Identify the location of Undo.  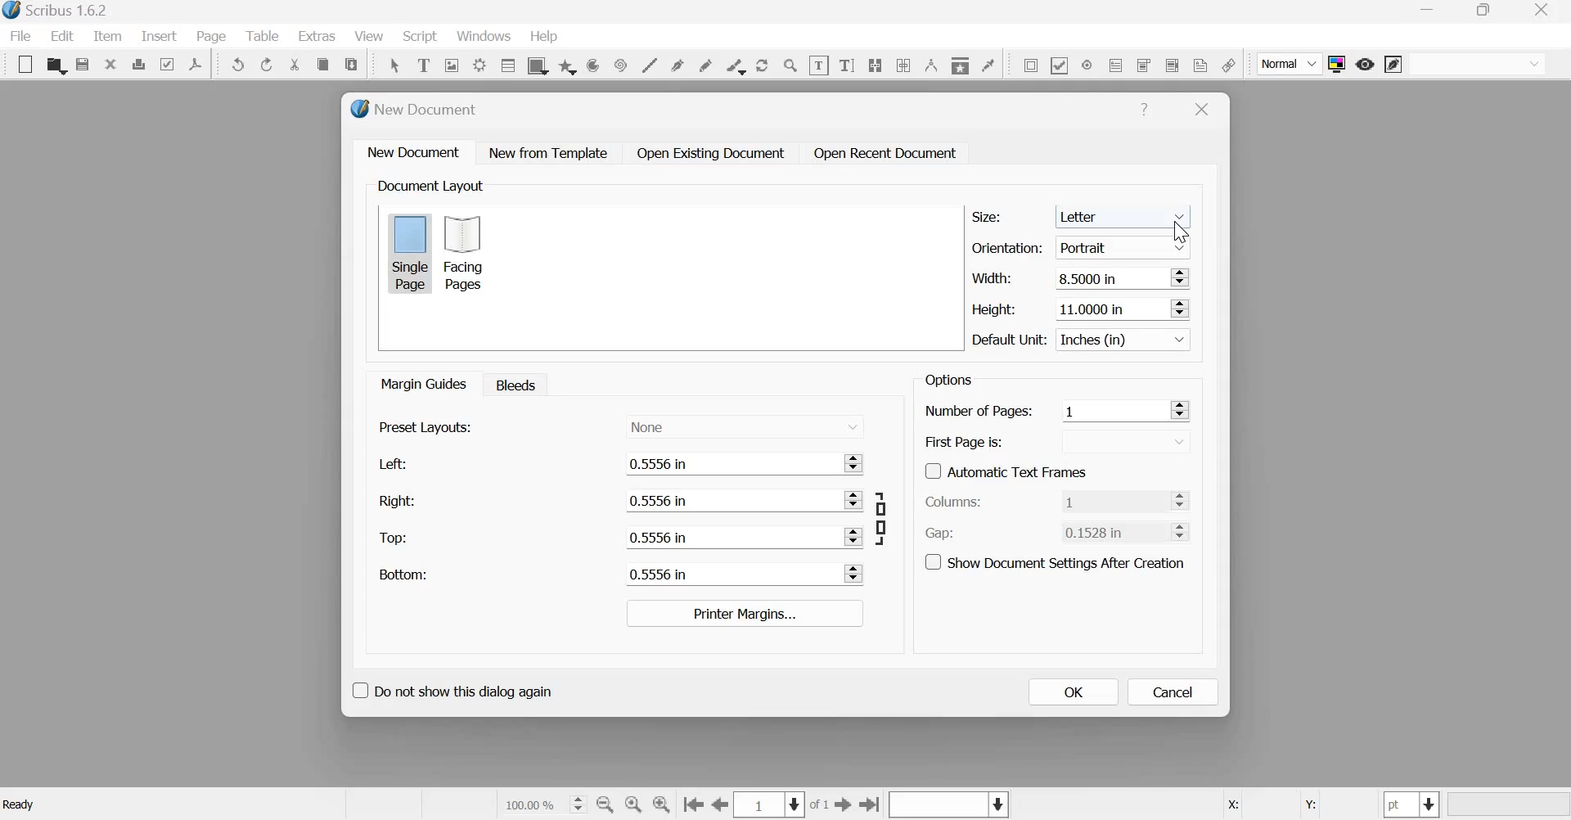
(239, 65).